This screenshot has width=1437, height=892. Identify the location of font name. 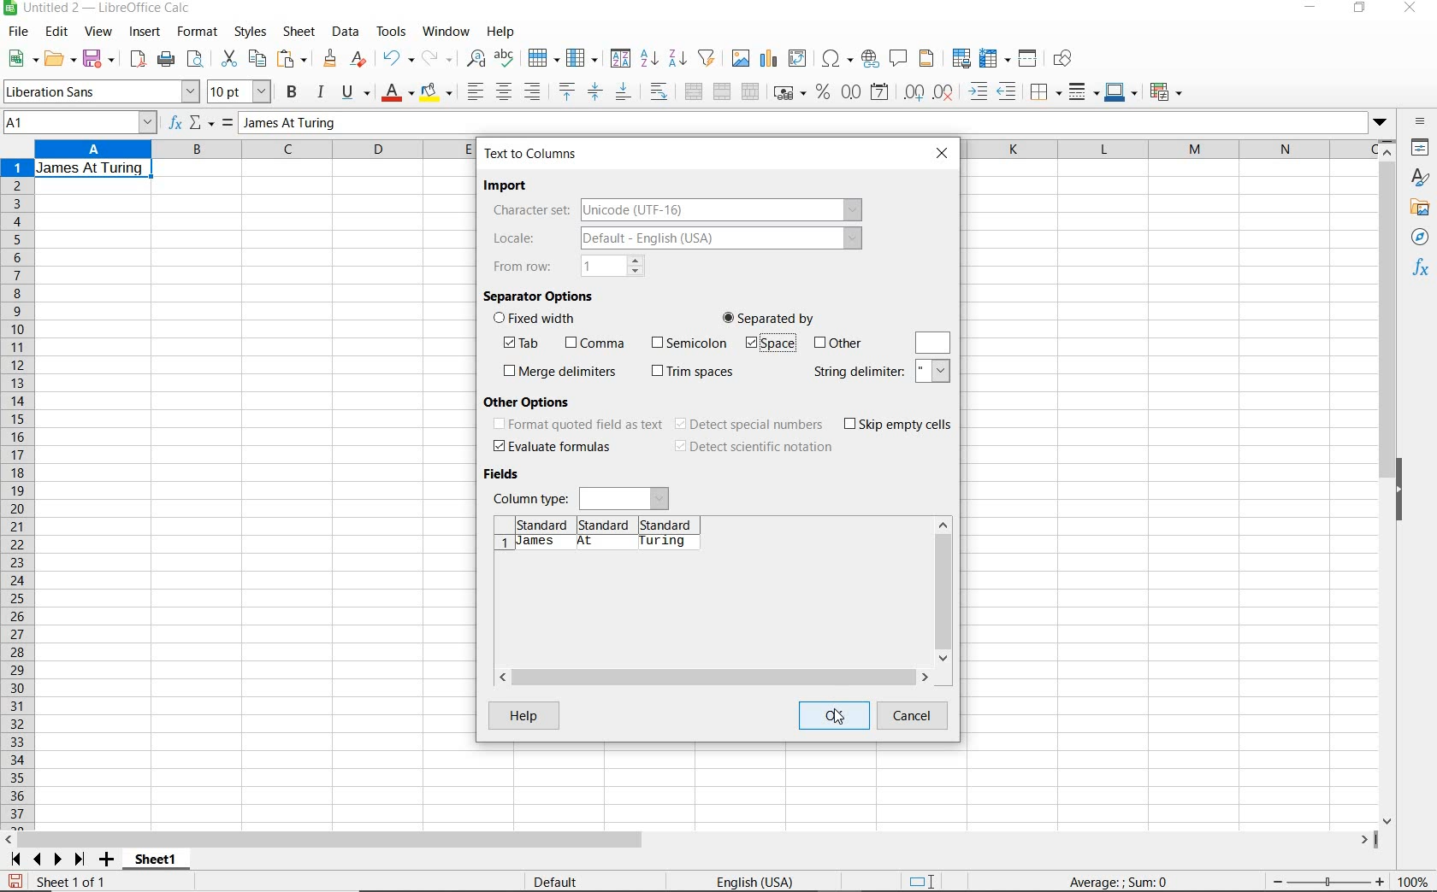
(101, 91).